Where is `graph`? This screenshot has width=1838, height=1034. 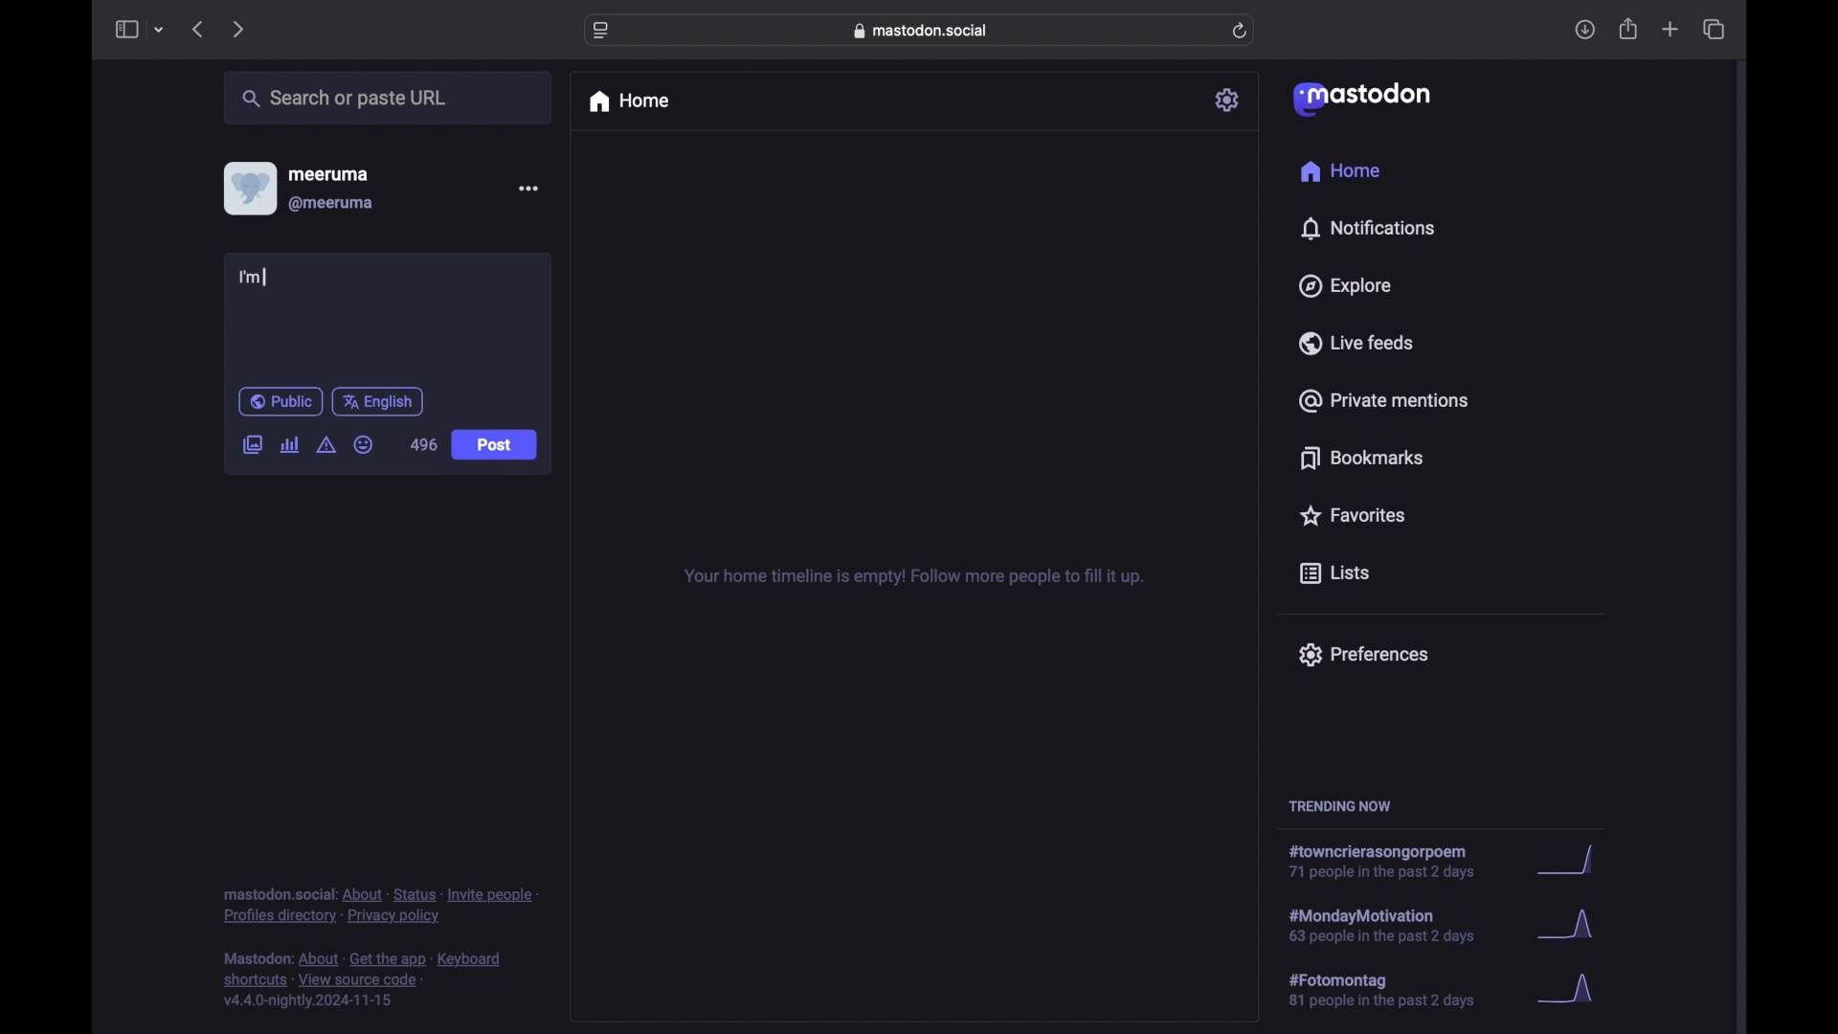 graph is located at coordinates (1573, 861).